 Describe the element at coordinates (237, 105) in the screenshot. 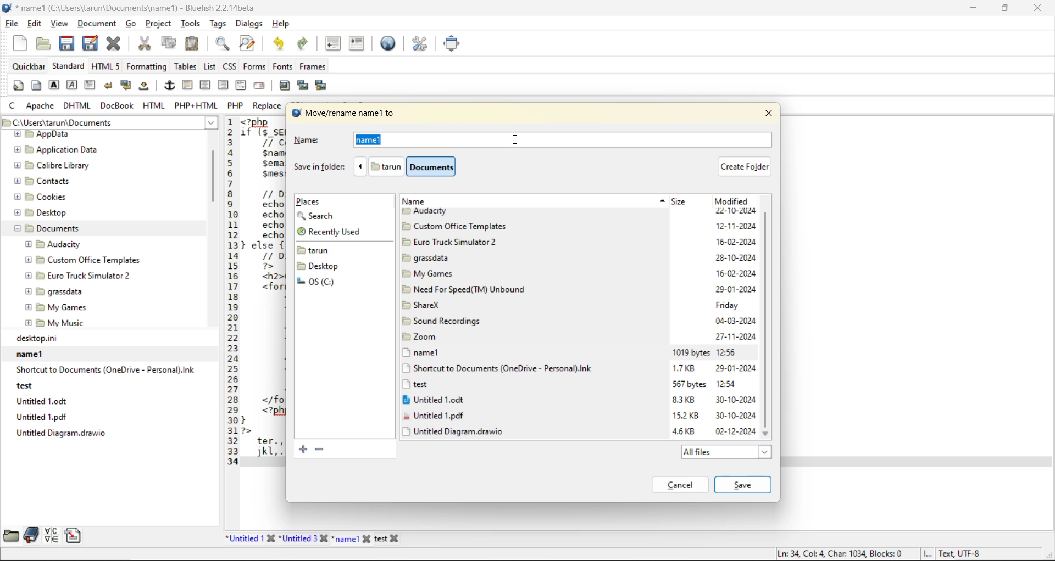

I see `php` at that location.